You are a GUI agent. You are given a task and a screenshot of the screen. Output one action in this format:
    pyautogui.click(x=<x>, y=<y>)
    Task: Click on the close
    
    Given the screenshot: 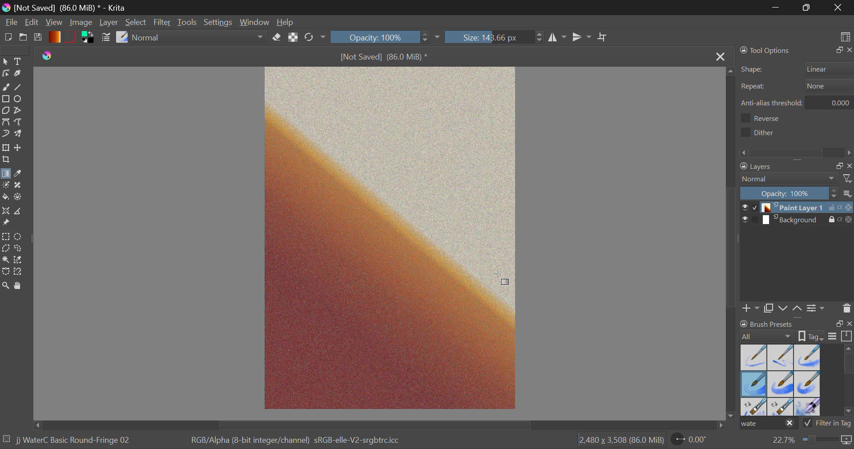 What is the action you would take?
    pyautogui.click(x=849, y=166)
    